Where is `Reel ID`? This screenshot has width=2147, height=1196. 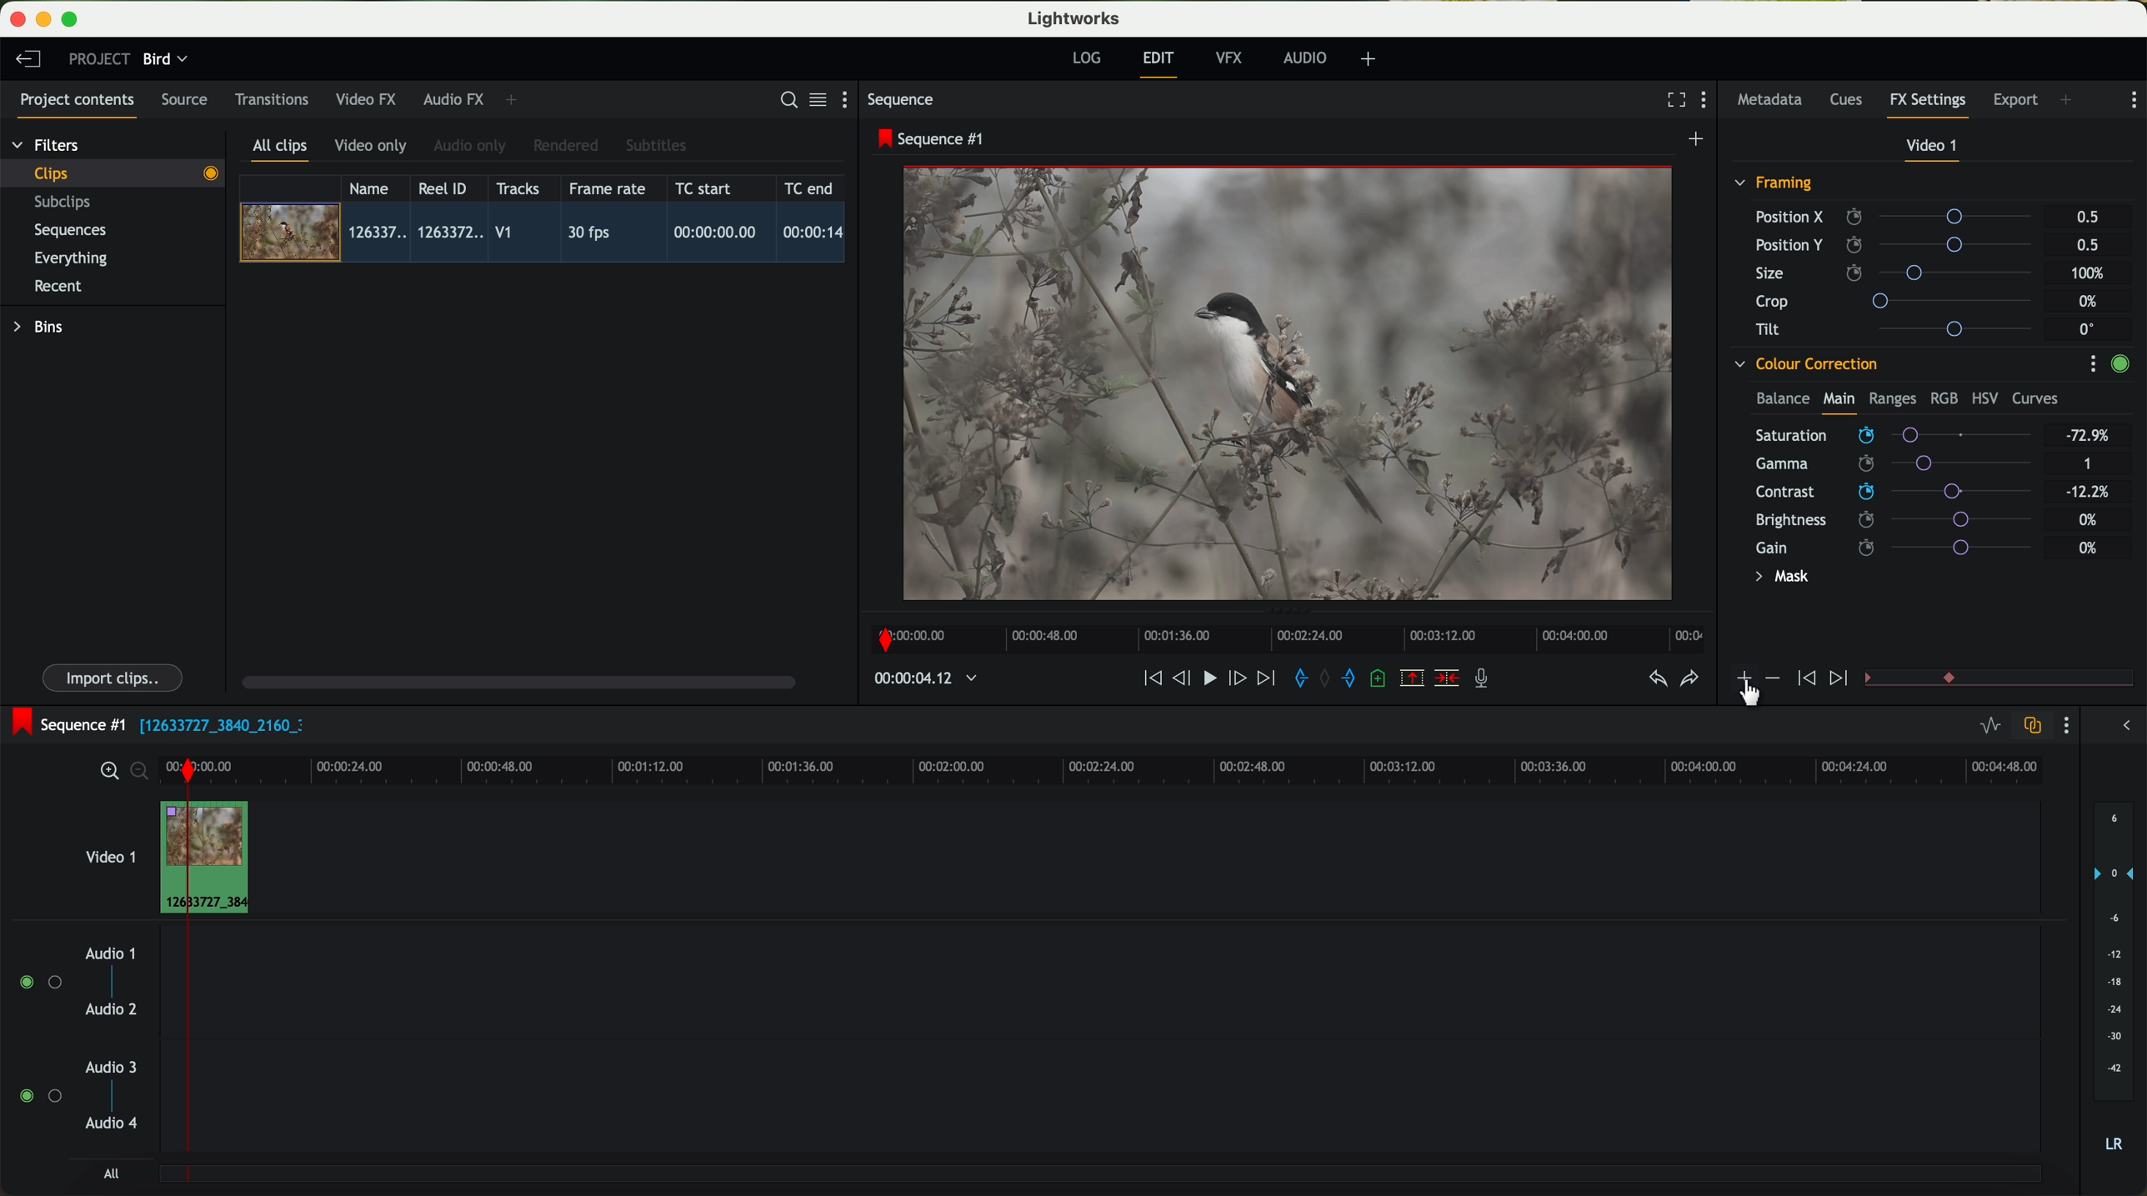
Reel ID is located at coordinates (447, 188).